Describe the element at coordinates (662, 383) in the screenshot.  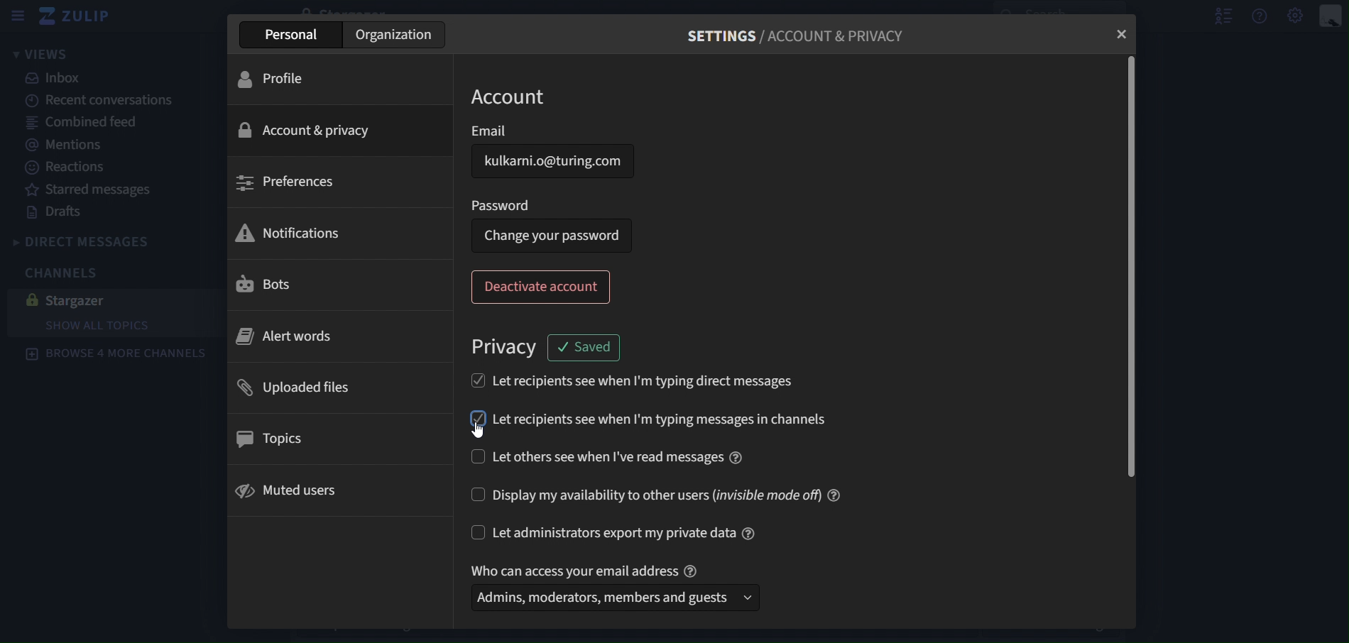
I see `let recipients see when Im typing direct messages` at that location.